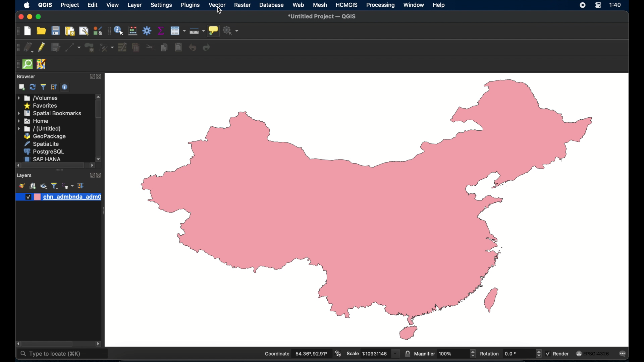 The image size is (644, 362). I want to click on delete selected, so click(136, 48).